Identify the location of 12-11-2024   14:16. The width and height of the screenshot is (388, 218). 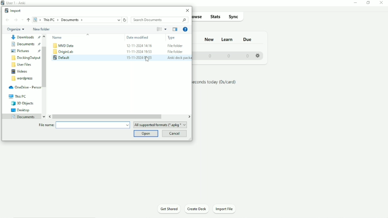
(139, 45).